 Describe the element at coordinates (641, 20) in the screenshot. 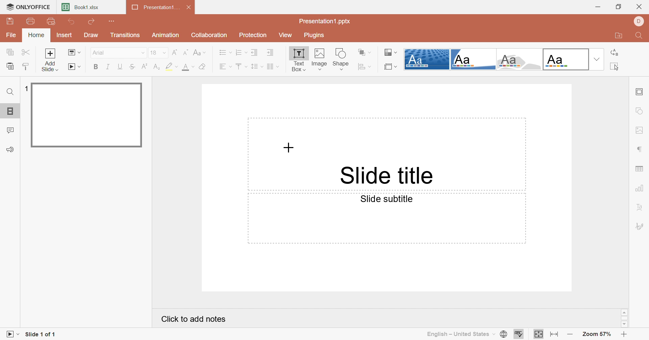

I see `DELL` at that location.